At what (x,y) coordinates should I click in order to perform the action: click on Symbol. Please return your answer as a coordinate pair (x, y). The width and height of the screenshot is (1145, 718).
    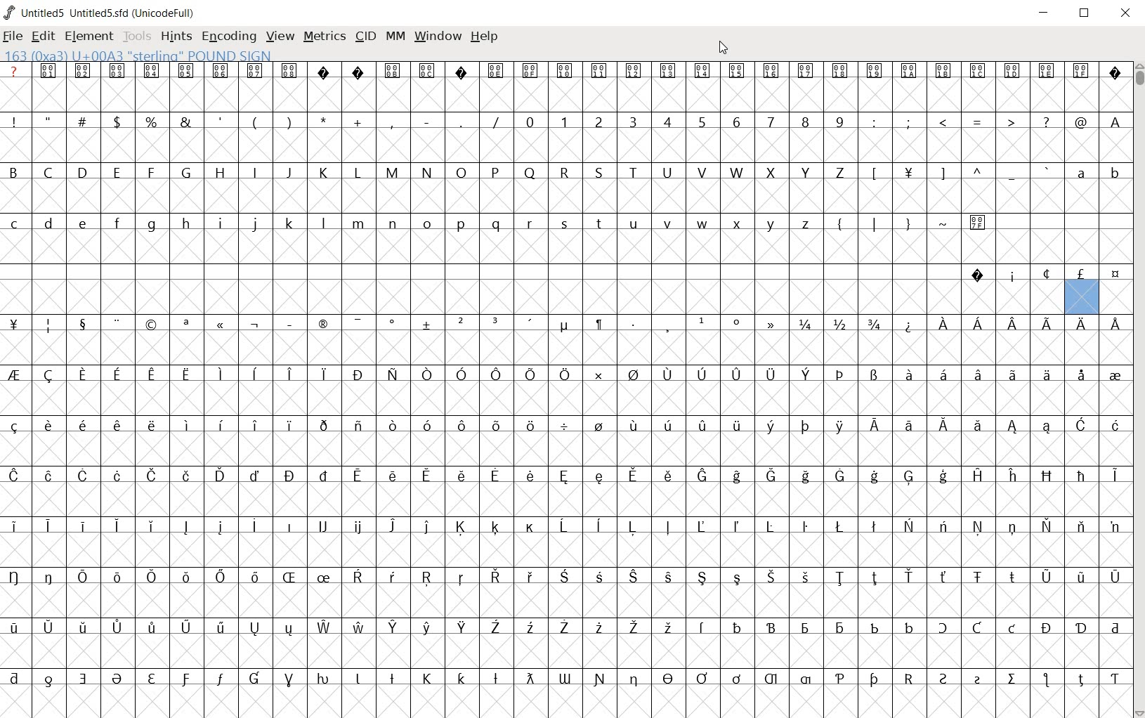
    Looking at the image, I should click on (464, 426).